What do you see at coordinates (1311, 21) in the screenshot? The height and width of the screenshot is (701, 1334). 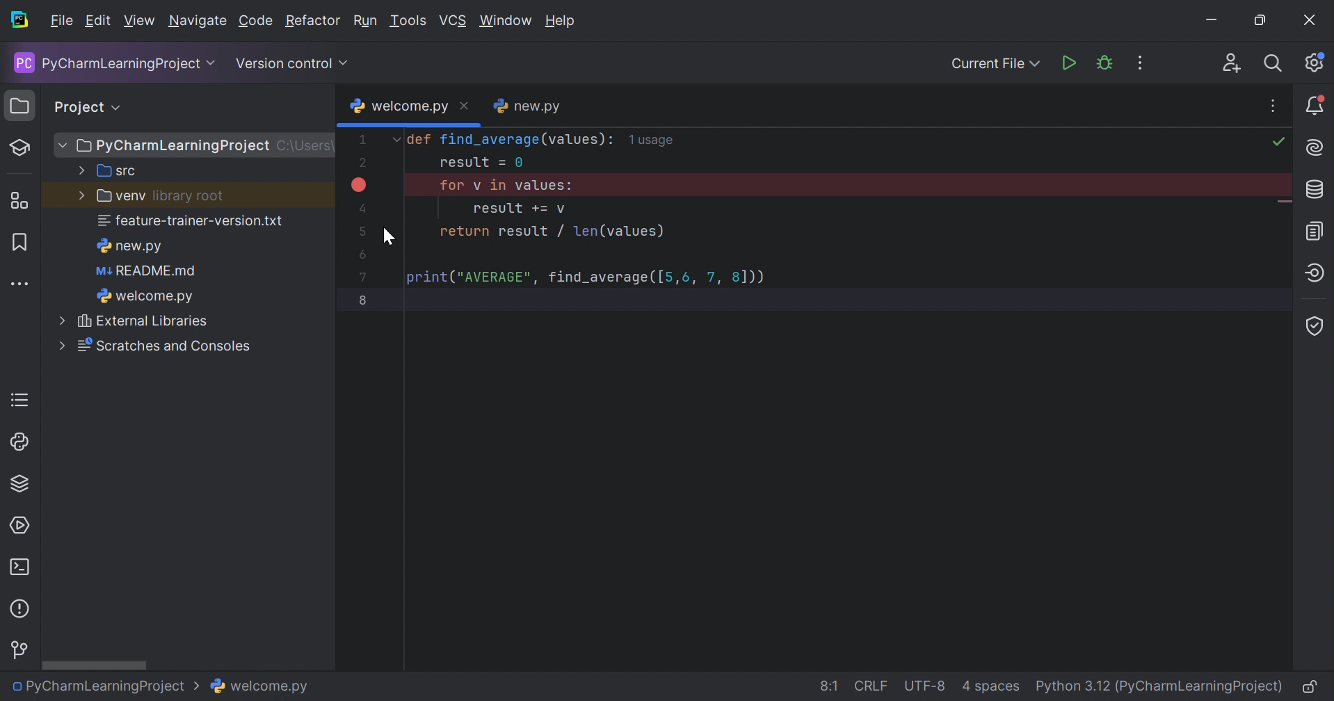 I see `Close` at bounding box center [1311, 21].